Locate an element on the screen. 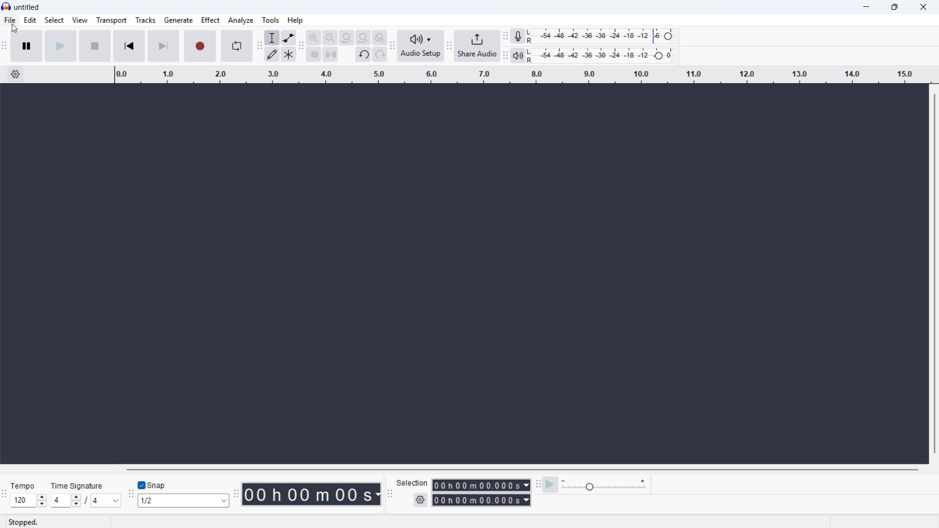 The width and height of the screenshot is (939, 528). maximise is located at coordinates (896, 7).